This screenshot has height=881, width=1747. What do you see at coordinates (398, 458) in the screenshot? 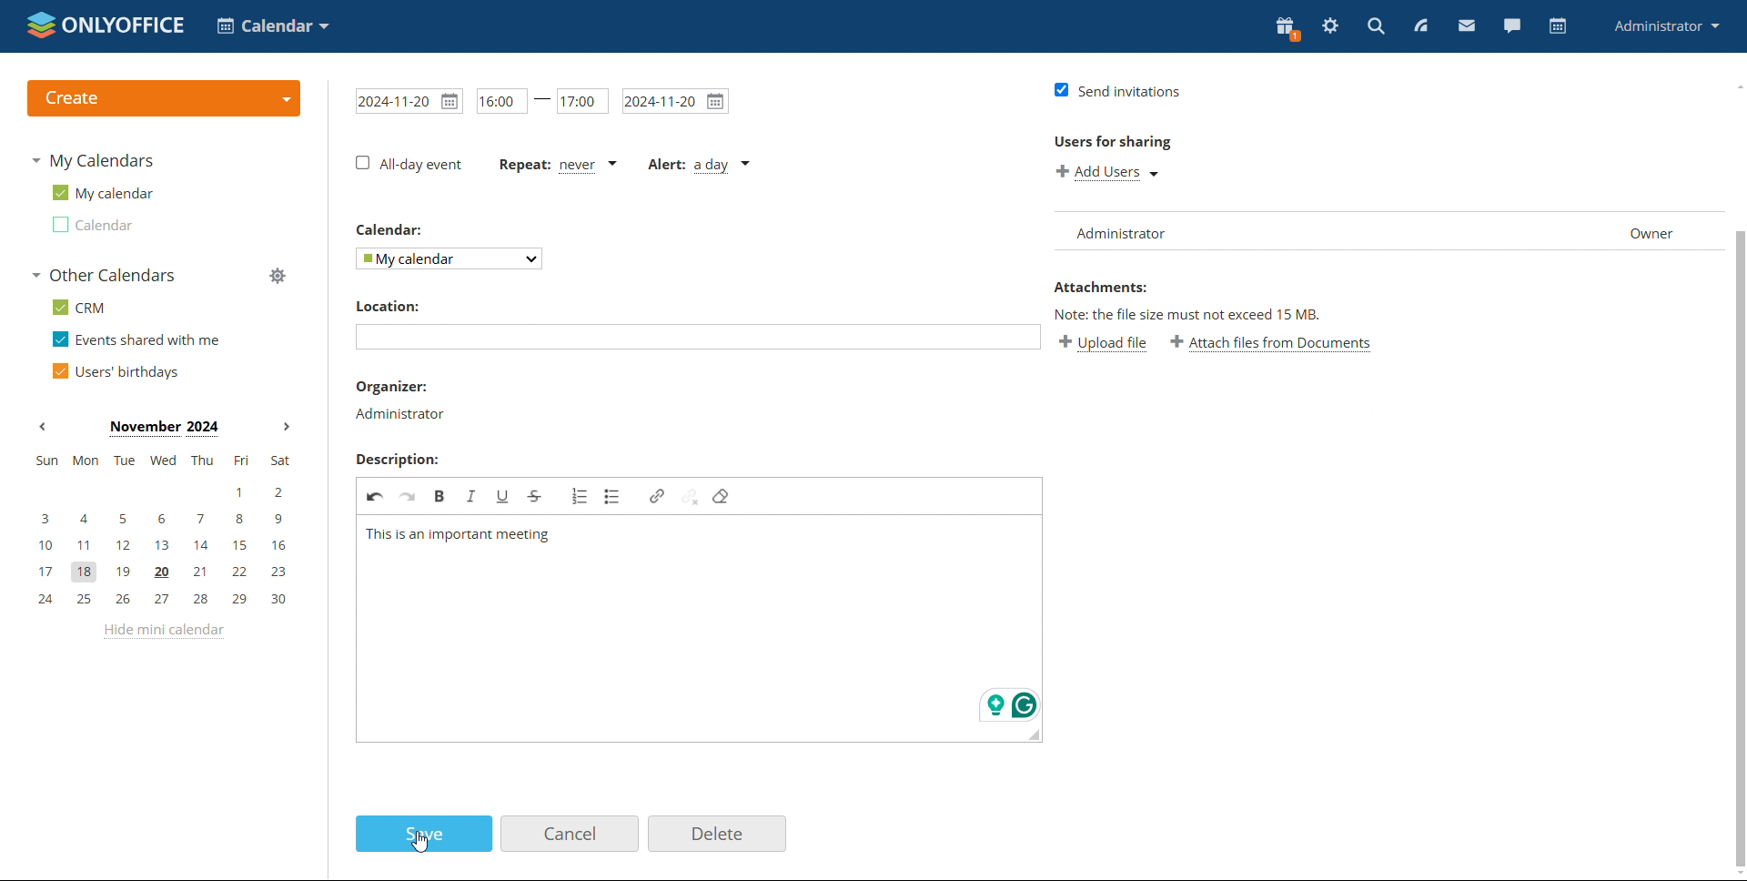
I see `description` at bounding box center [398, 458].